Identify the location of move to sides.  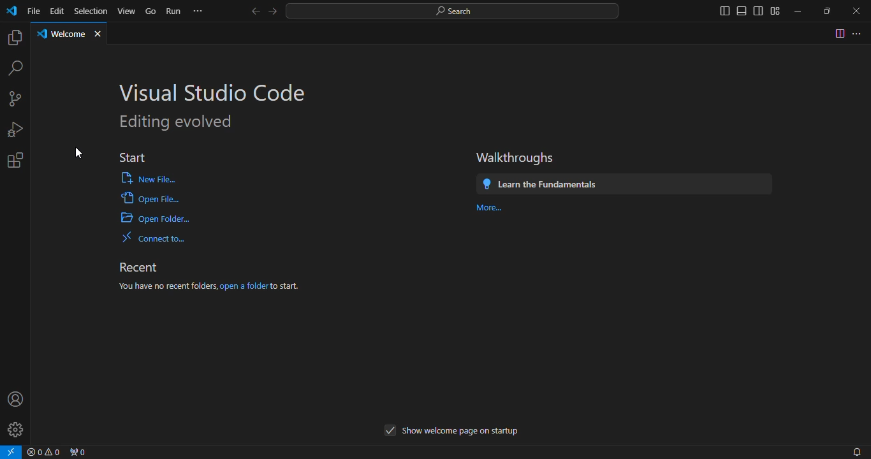
(745, 10).